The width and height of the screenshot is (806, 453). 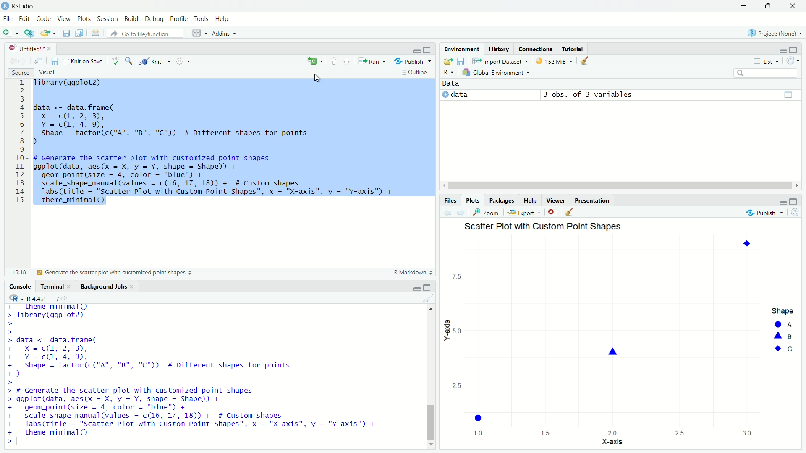 I want to click on maximize, so click(x=793, y=49).